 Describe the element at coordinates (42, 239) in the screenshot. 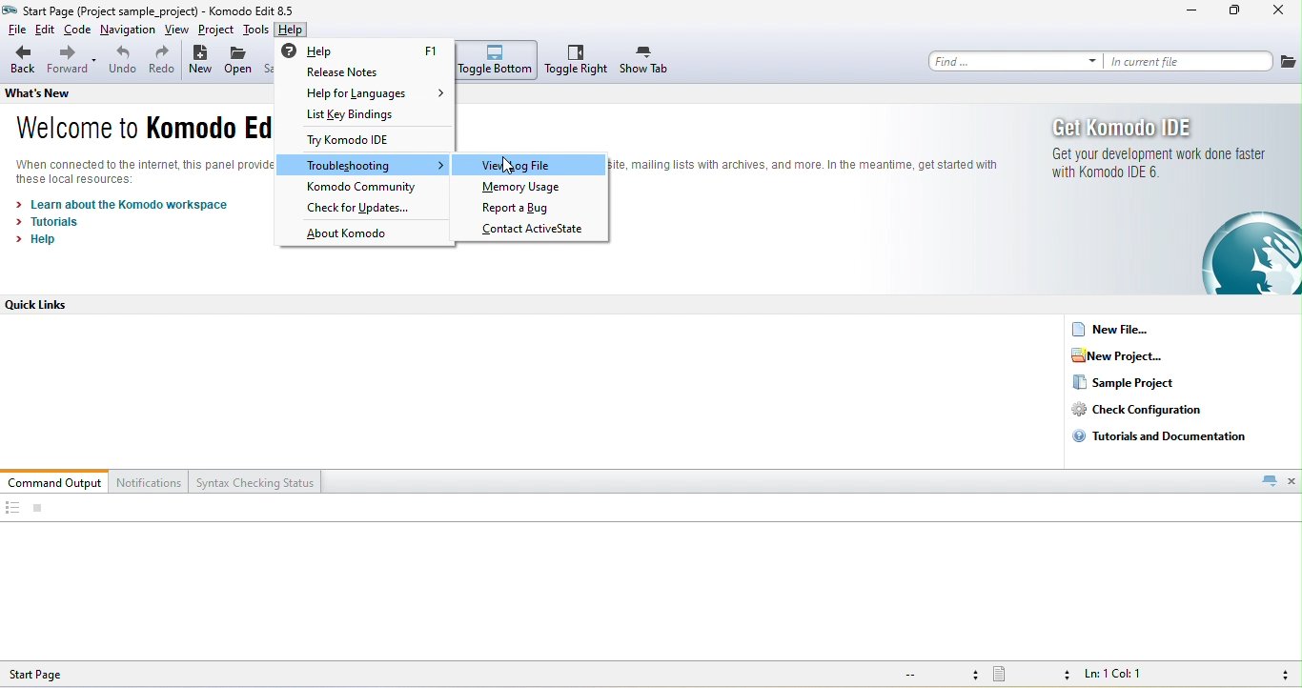

I see `help` at that location.